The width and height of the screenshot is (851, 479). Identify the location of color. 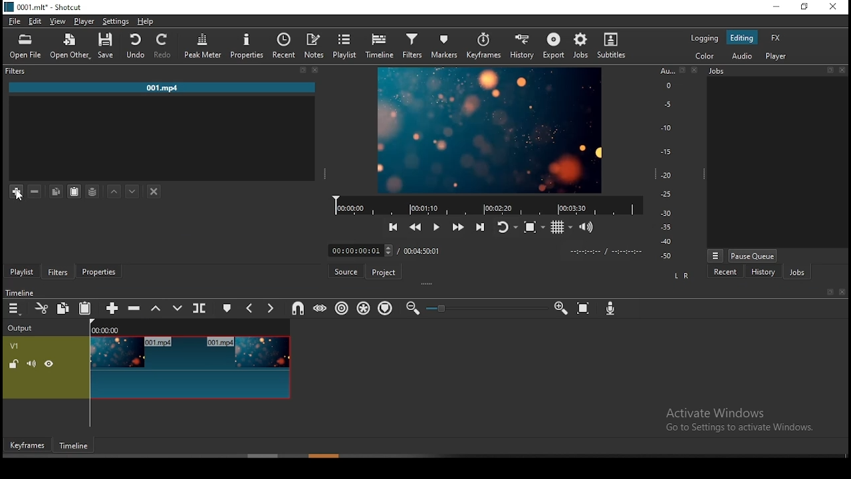
(702, 56).